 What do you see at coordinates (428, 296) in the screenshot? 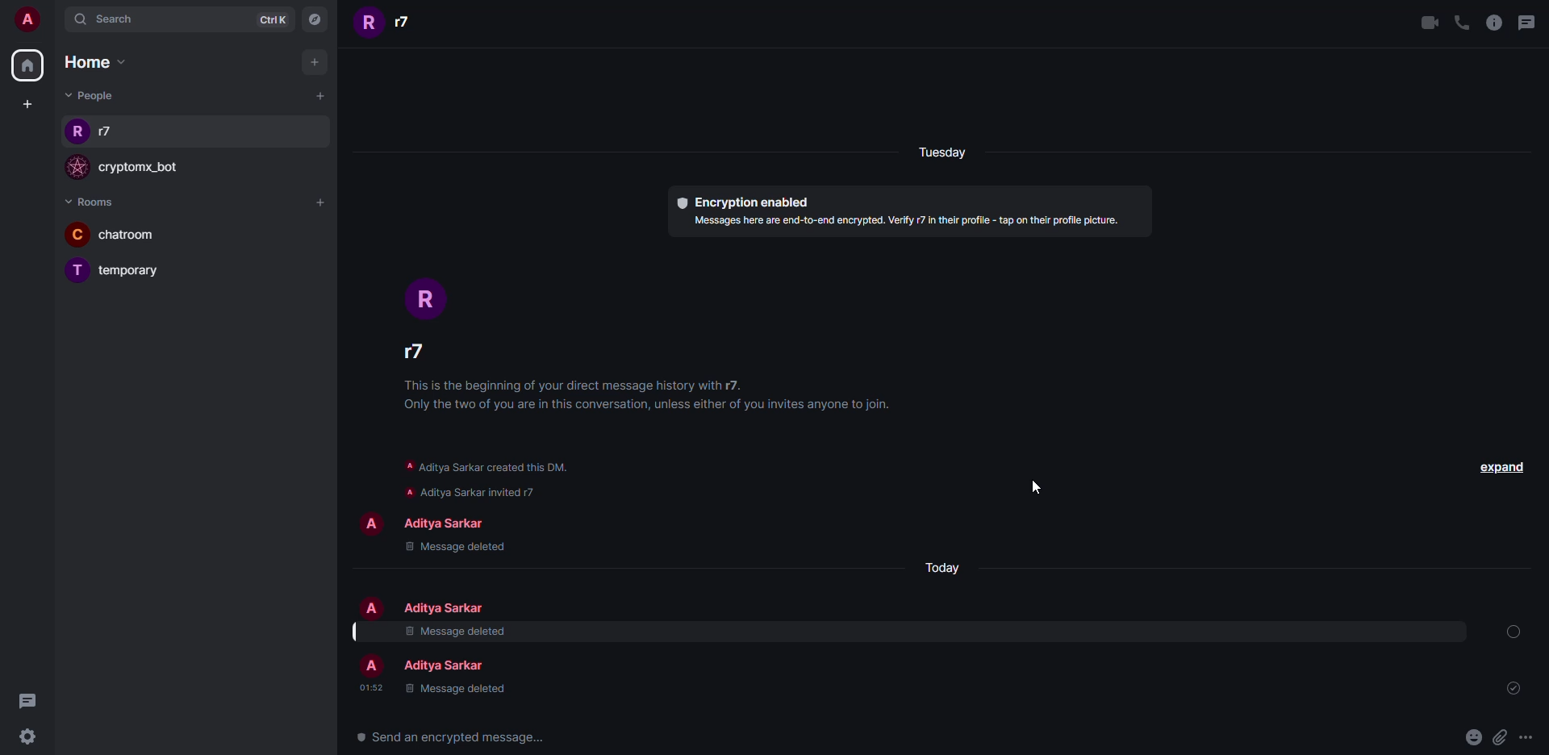
I see `profile` at bounding box center [428, 296].